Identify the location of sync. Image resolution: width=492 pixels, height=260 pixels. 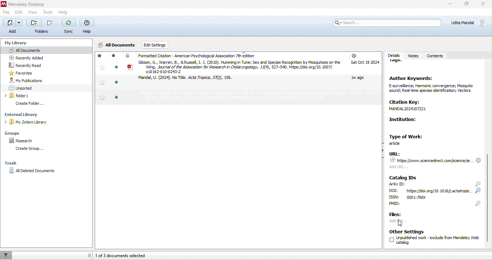
(69, 27).